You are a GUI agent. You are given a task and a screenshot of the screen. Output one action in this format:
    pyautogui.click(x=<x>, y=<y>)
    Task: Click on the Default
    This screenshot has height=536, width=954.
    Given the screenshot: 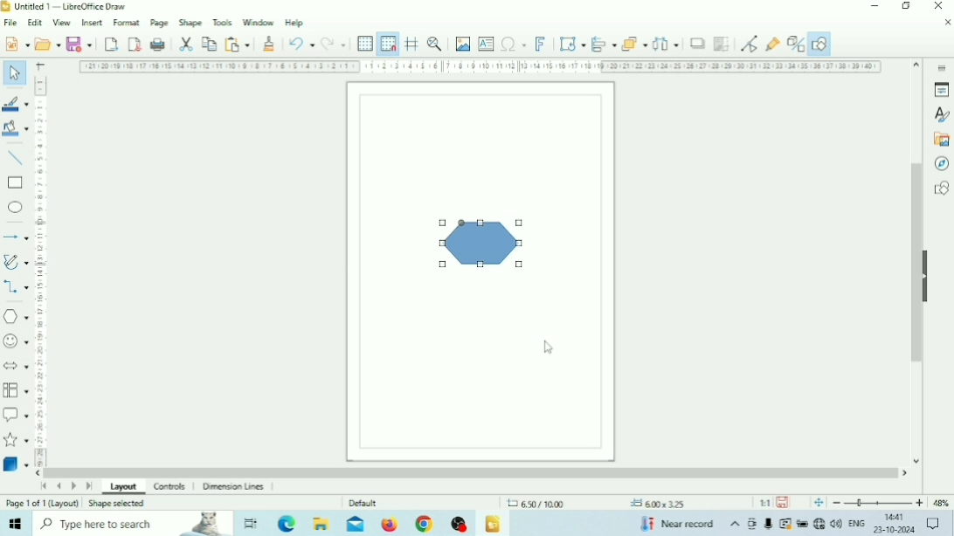 What is the action you would take?
    pyautogui.click(x=363, y=503)
    